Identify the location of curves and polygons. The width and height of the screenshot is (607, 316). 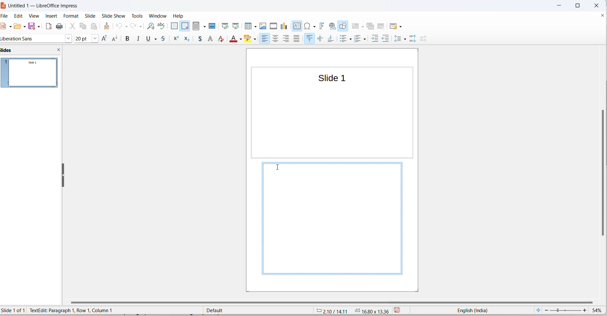
(107, 39).